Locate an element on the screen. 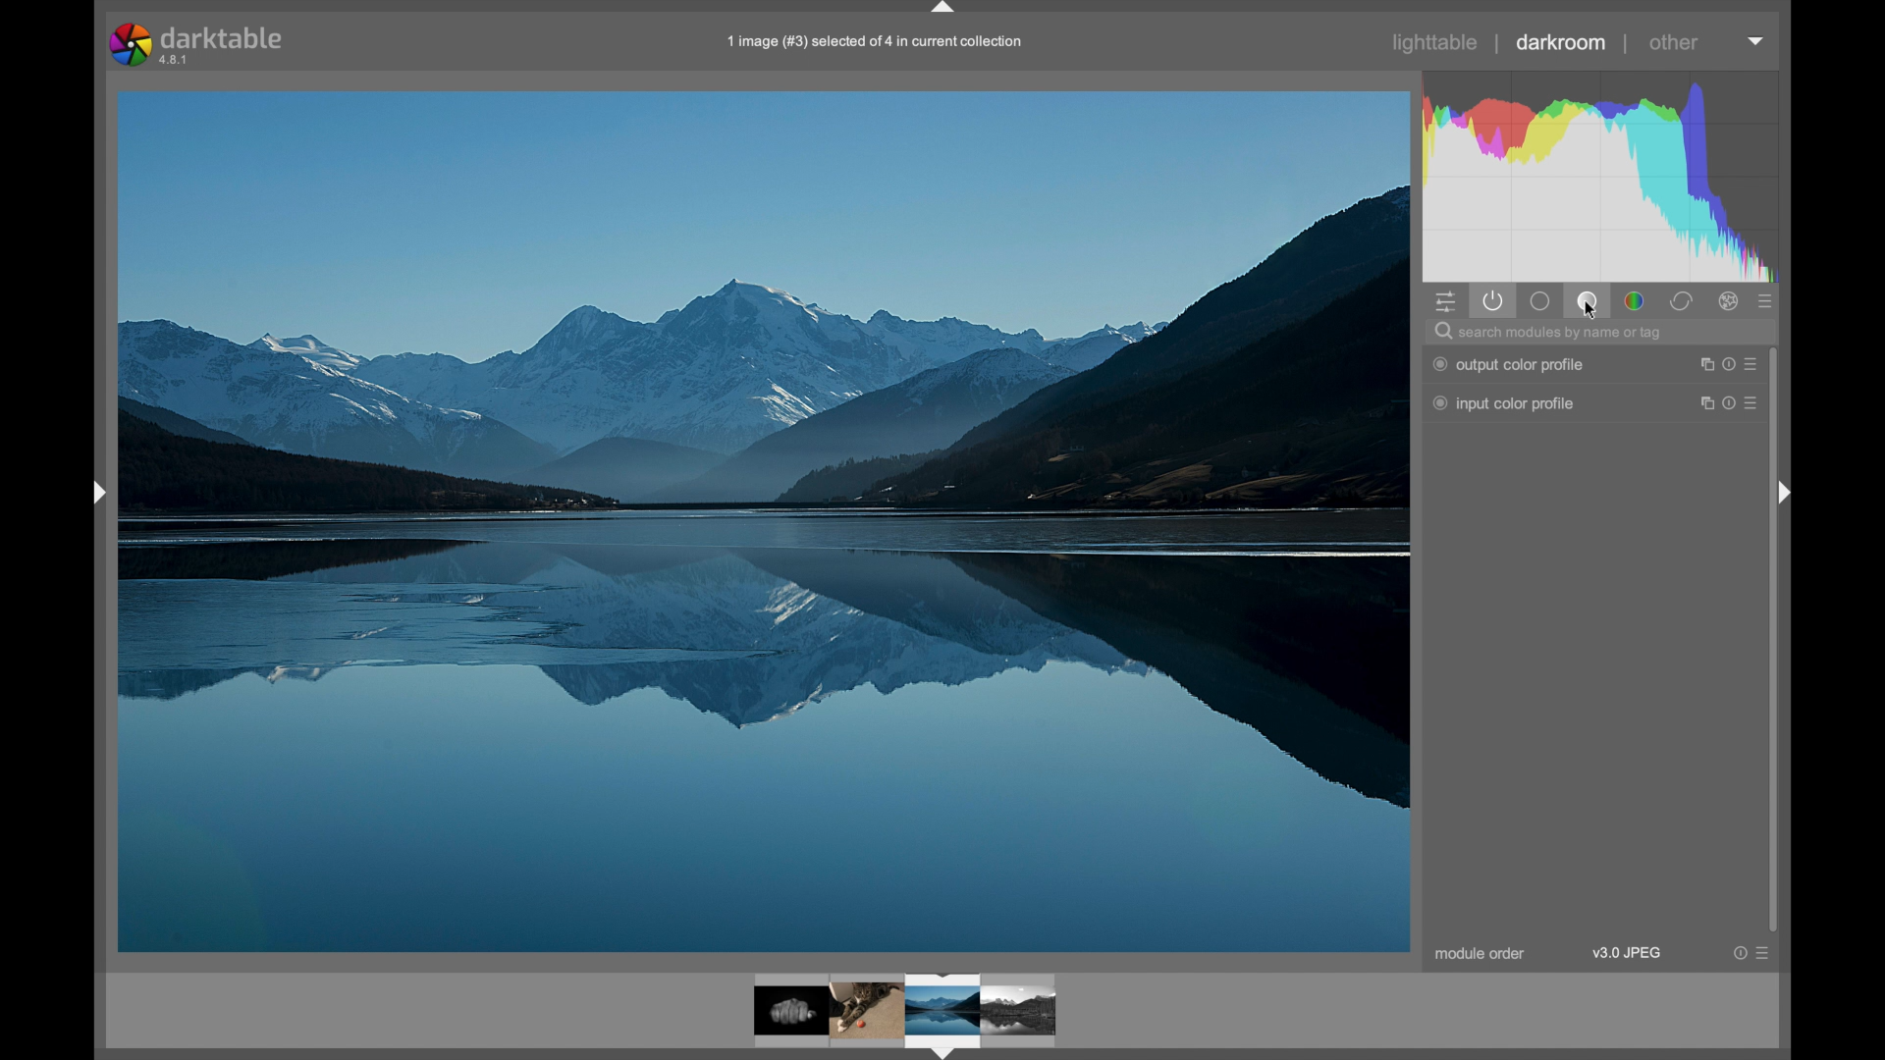  more  options is located at coordinates (1728, 364).